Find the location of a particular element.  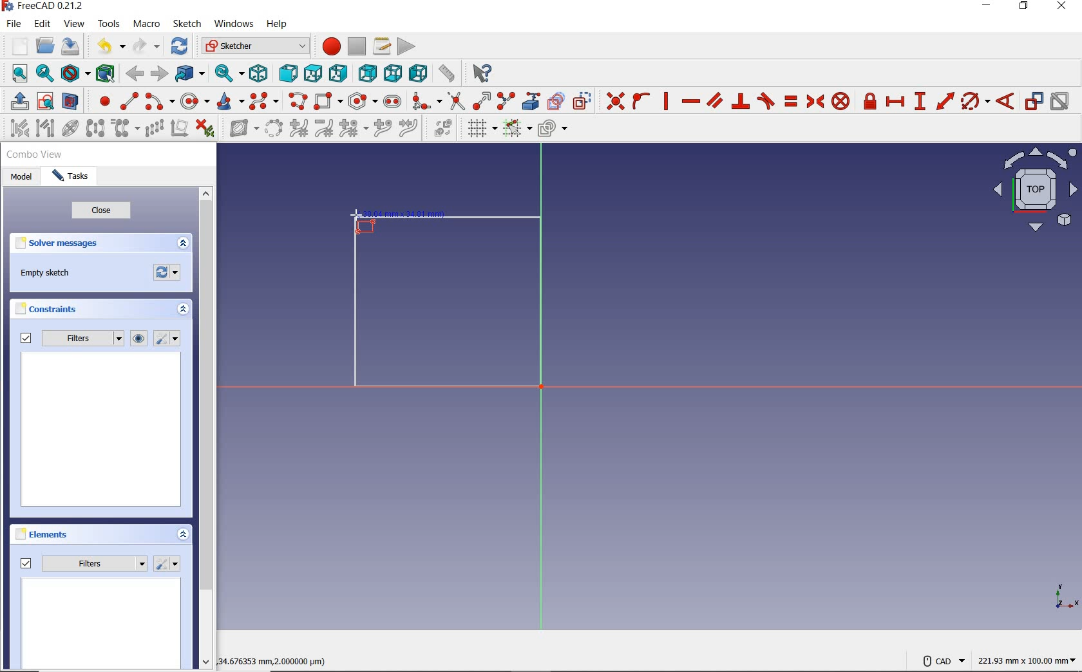

select associated constraints is located at coordinates (15, 128).